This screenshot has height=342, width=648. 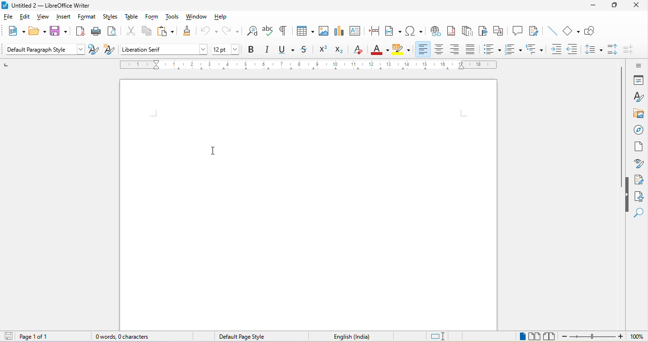 I want to click on bookmark, so click(x=483, y=32).